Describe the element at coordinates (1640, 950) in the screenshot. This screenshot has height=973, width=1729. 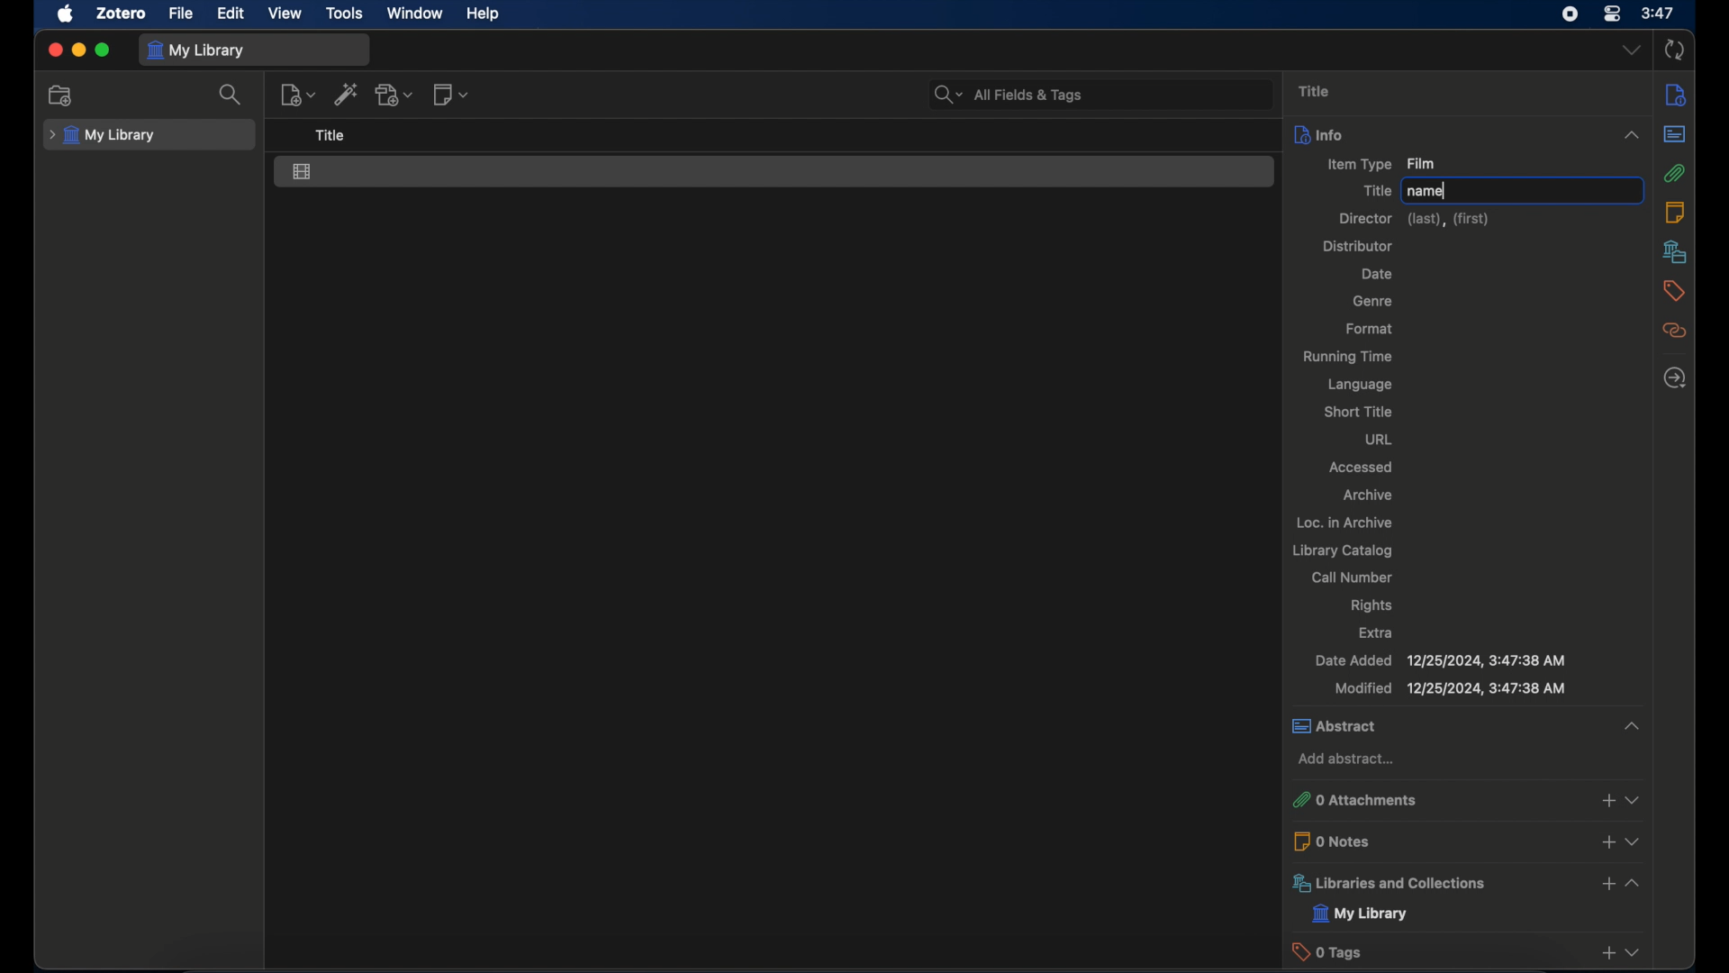
I see `dropdown` at that location.